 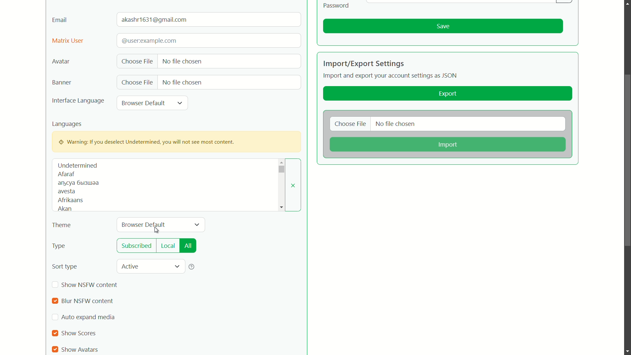 I want to click on warning pop, so click(x=176, y=141).